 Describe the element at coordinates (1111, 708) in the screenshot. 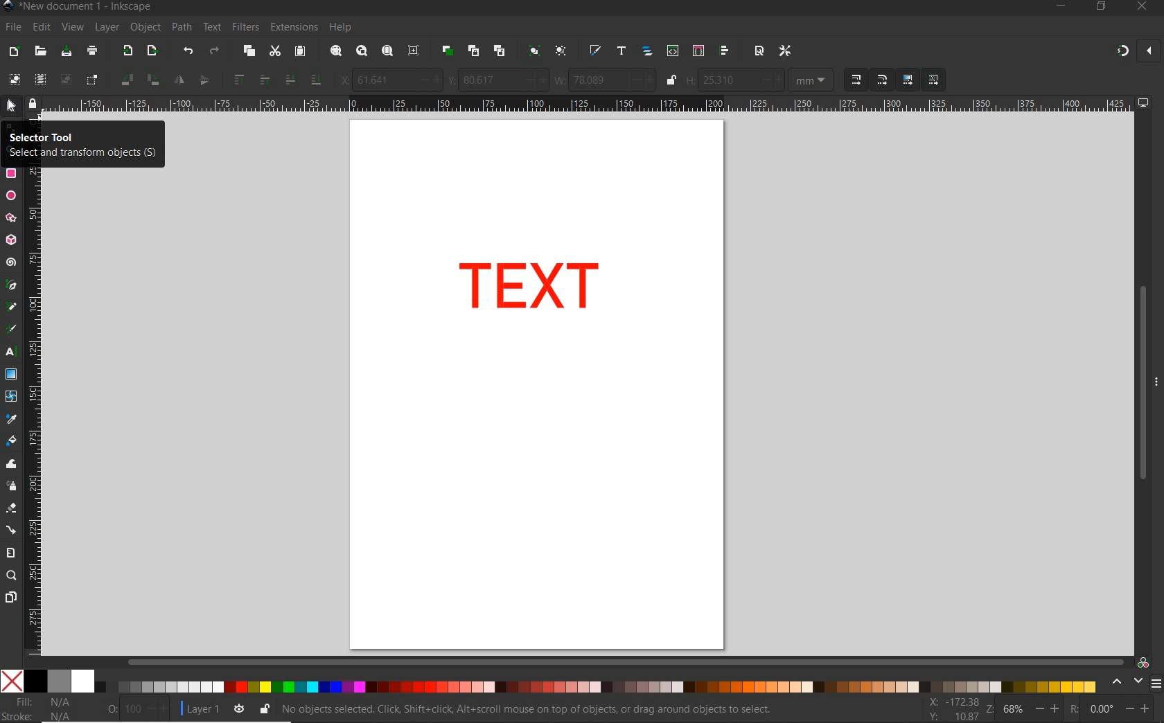

I see `rotation` at that location.